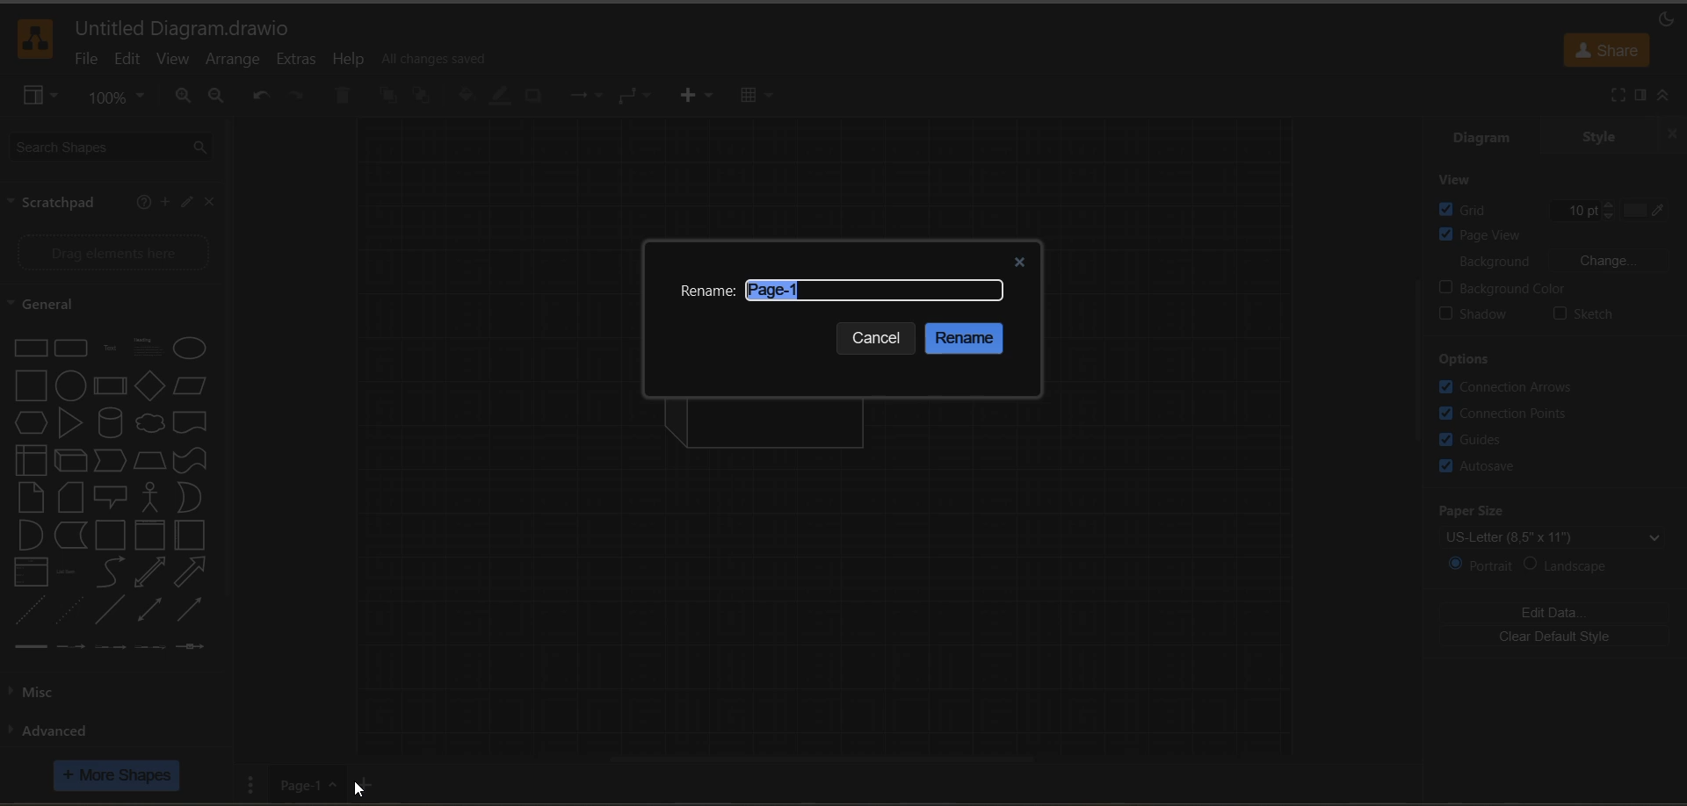  I want to click on fullscreen, so click(1618, 96).